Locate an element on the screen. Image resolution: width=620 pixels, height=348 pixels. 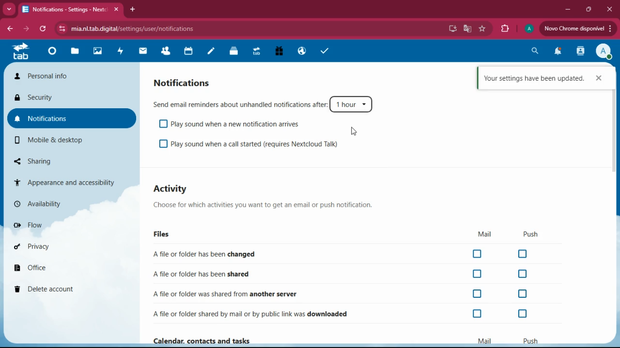
off is located at coordinates (478, 254).